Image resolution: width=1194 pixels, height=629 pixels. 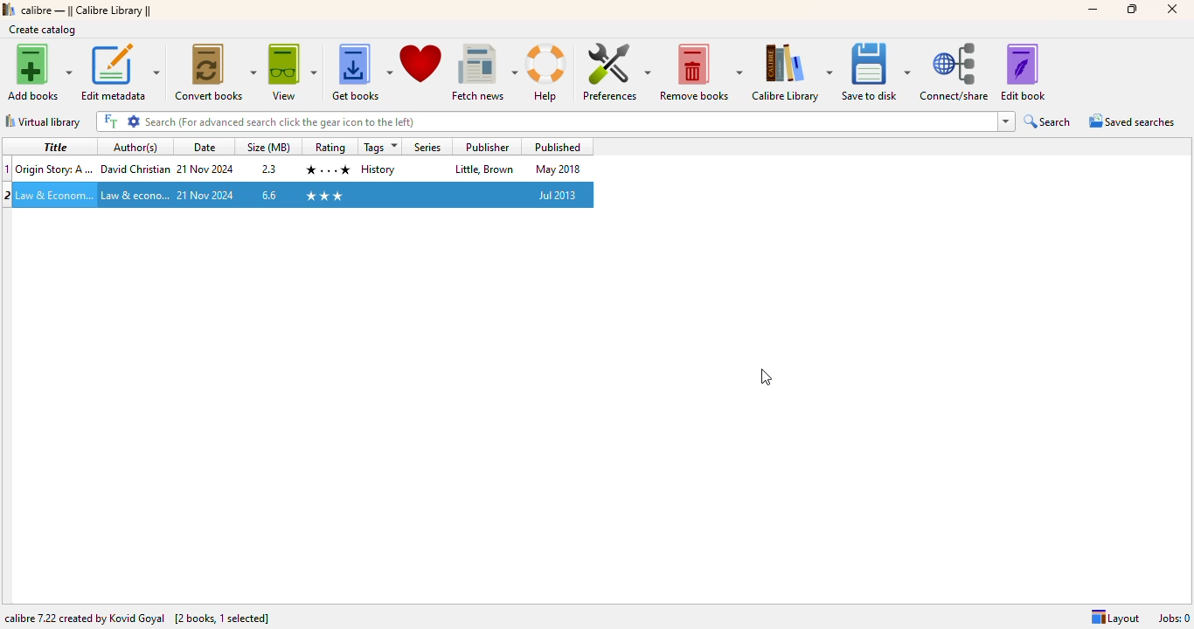 What do you see at coordinates (120, 71) in the screenshot?
I see `edit metadata` at bounding box center [120, 71].